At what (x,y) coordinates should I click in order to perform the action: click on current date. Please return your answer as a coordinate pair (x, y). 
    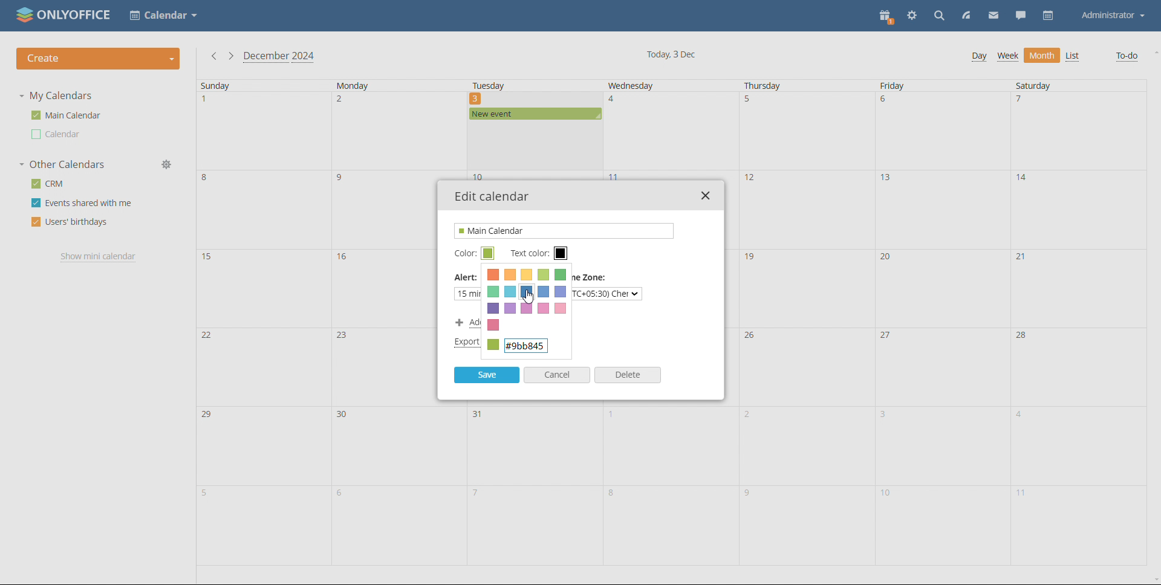
    Looking at the image, I should click on (672, 55).